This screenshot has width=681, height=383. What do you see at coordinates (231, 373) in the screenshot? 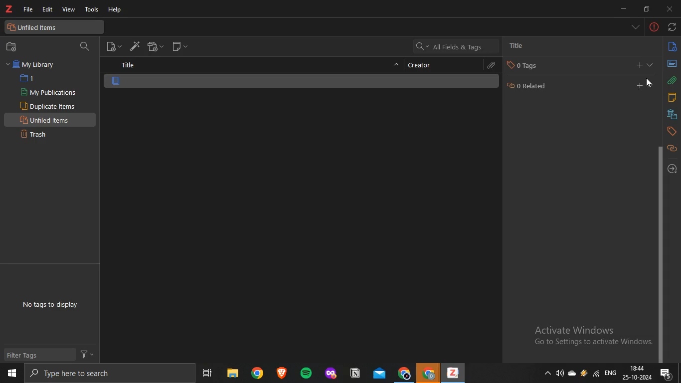
I see `files` at bounding box center [231, 373].